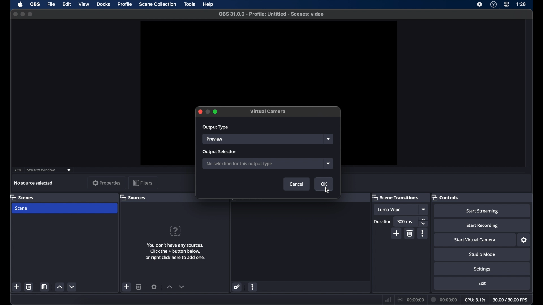  I want to click on cursor, so click(327, 190).